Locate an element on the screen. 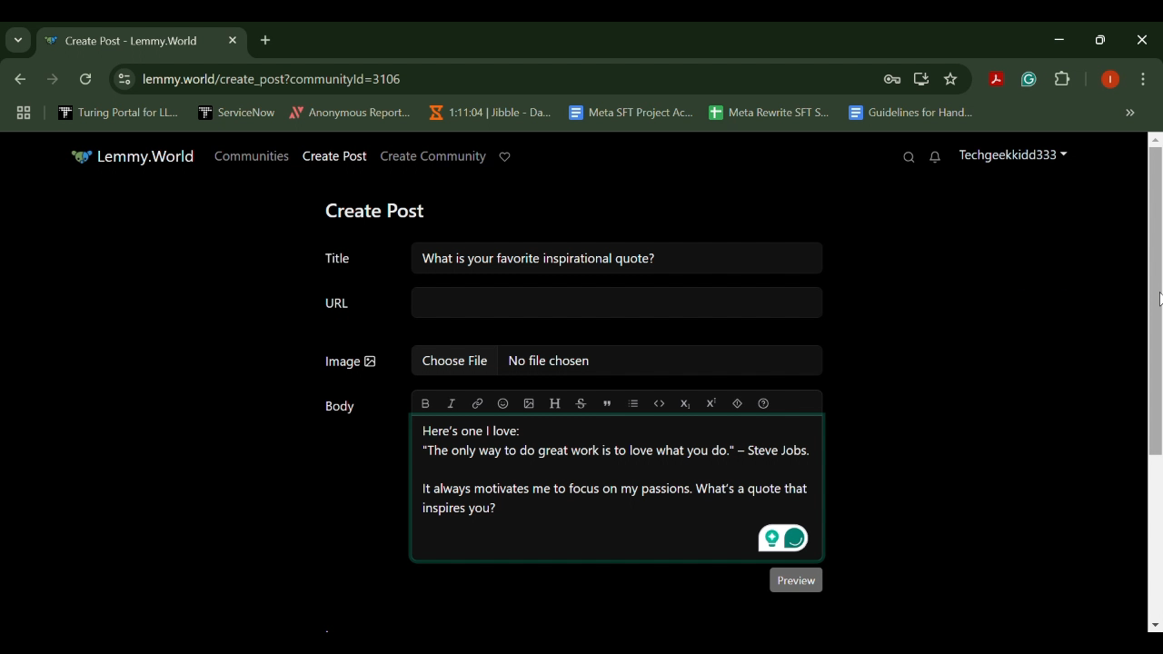 Image resolution: width=1163 pixels, height=654 pixels. Browser Profile  is located at coordinates (1110, 81).